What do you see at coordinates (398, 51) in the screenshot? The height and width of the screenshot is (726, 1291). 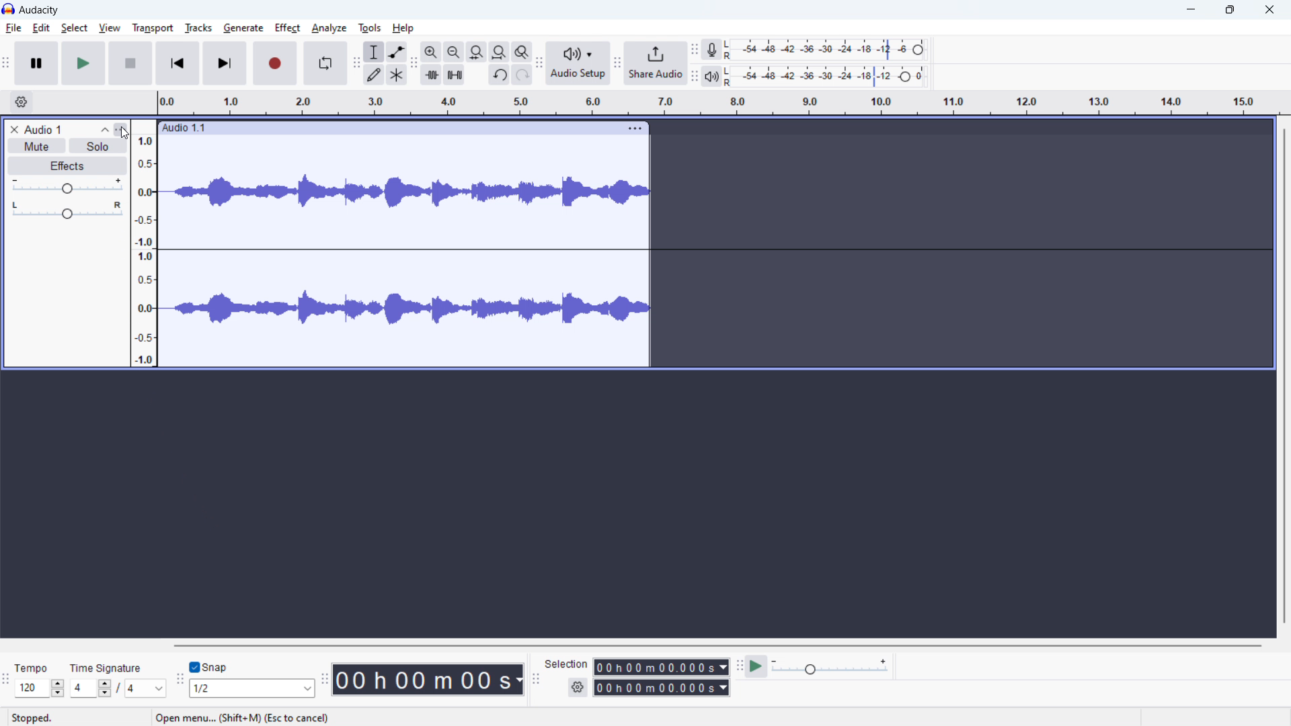 I see `envelop tool` at bounding box center [398, 51].